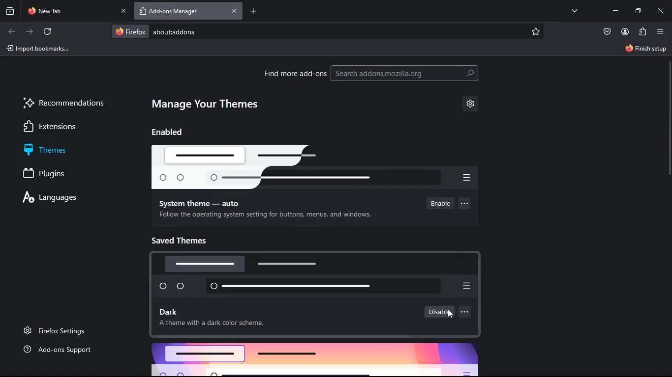 The height and width of the screenshot is (377, 672). Describe the element at coordinates (450, 314) in the screenshot. I see `cursor` at that location.